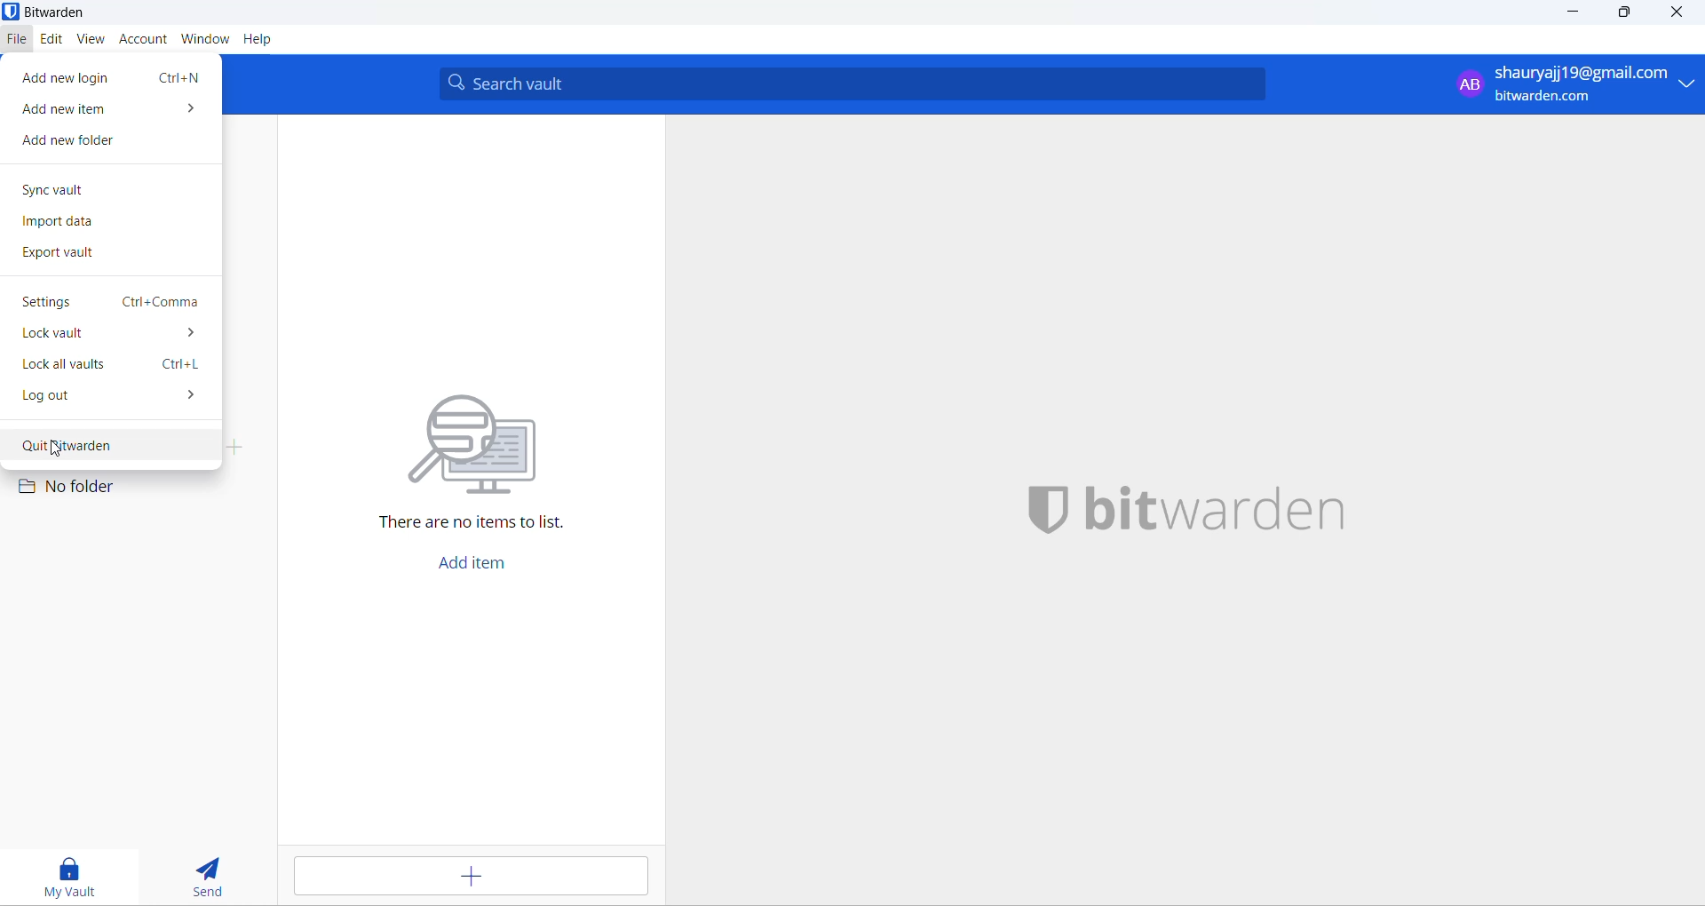 The image size is (1705, 906). What do you see at coordinates (49, 44) in the screenshot?
I see `edit` at bounding box center [49, 44].